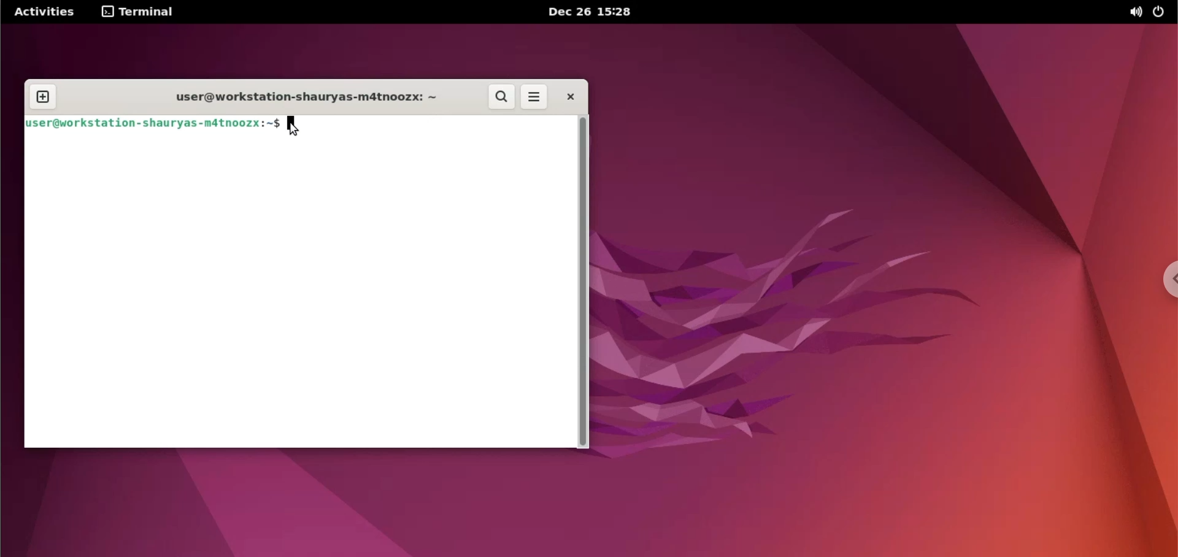 The image size is (1178, 557). Describe the element at coordinates (45, 97) in the screenshot. I see `new tab` at that location.